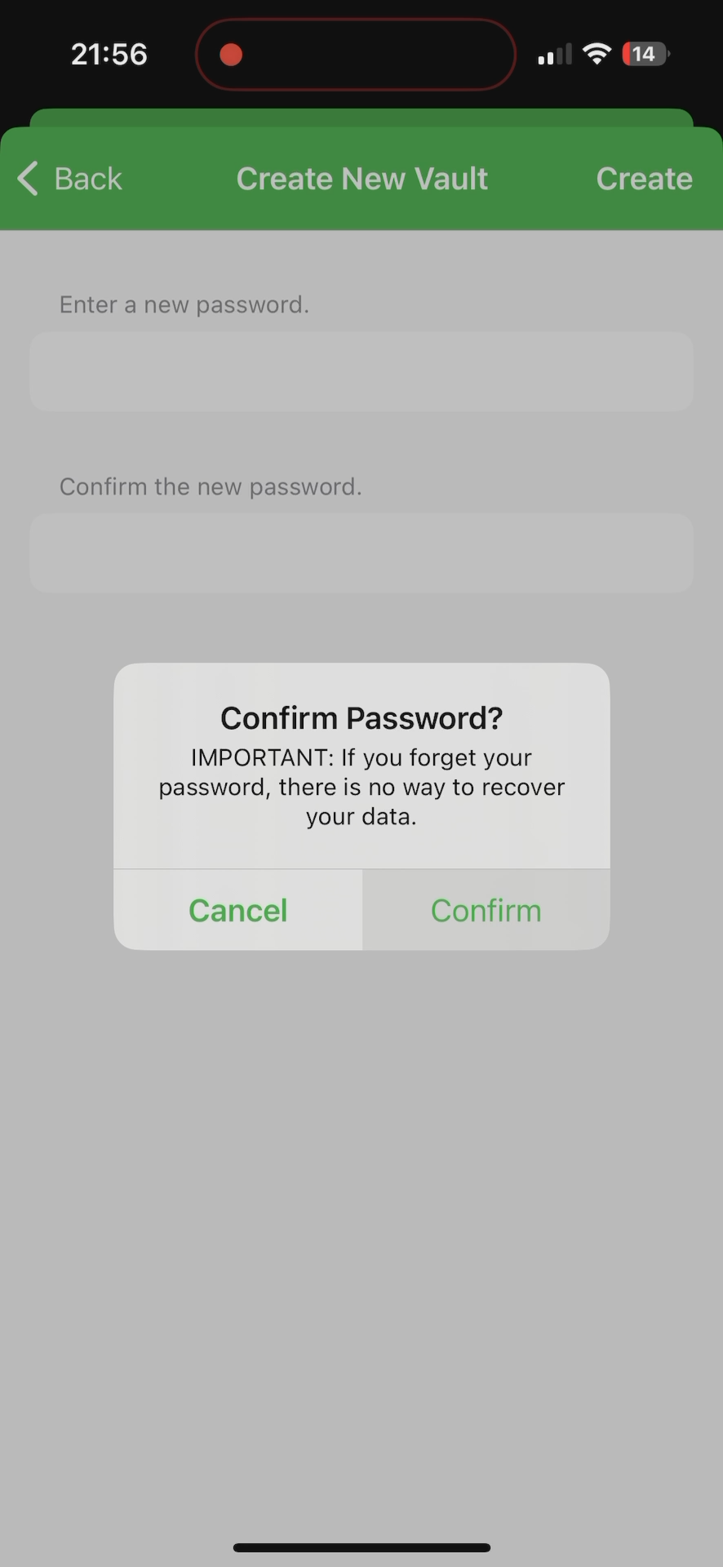 This screenshot has height=1567, width=723. What do you see at coordinates (363, 747) in the screenshot?
I see `confirm password pop-up` at bounding box center [363, 747].